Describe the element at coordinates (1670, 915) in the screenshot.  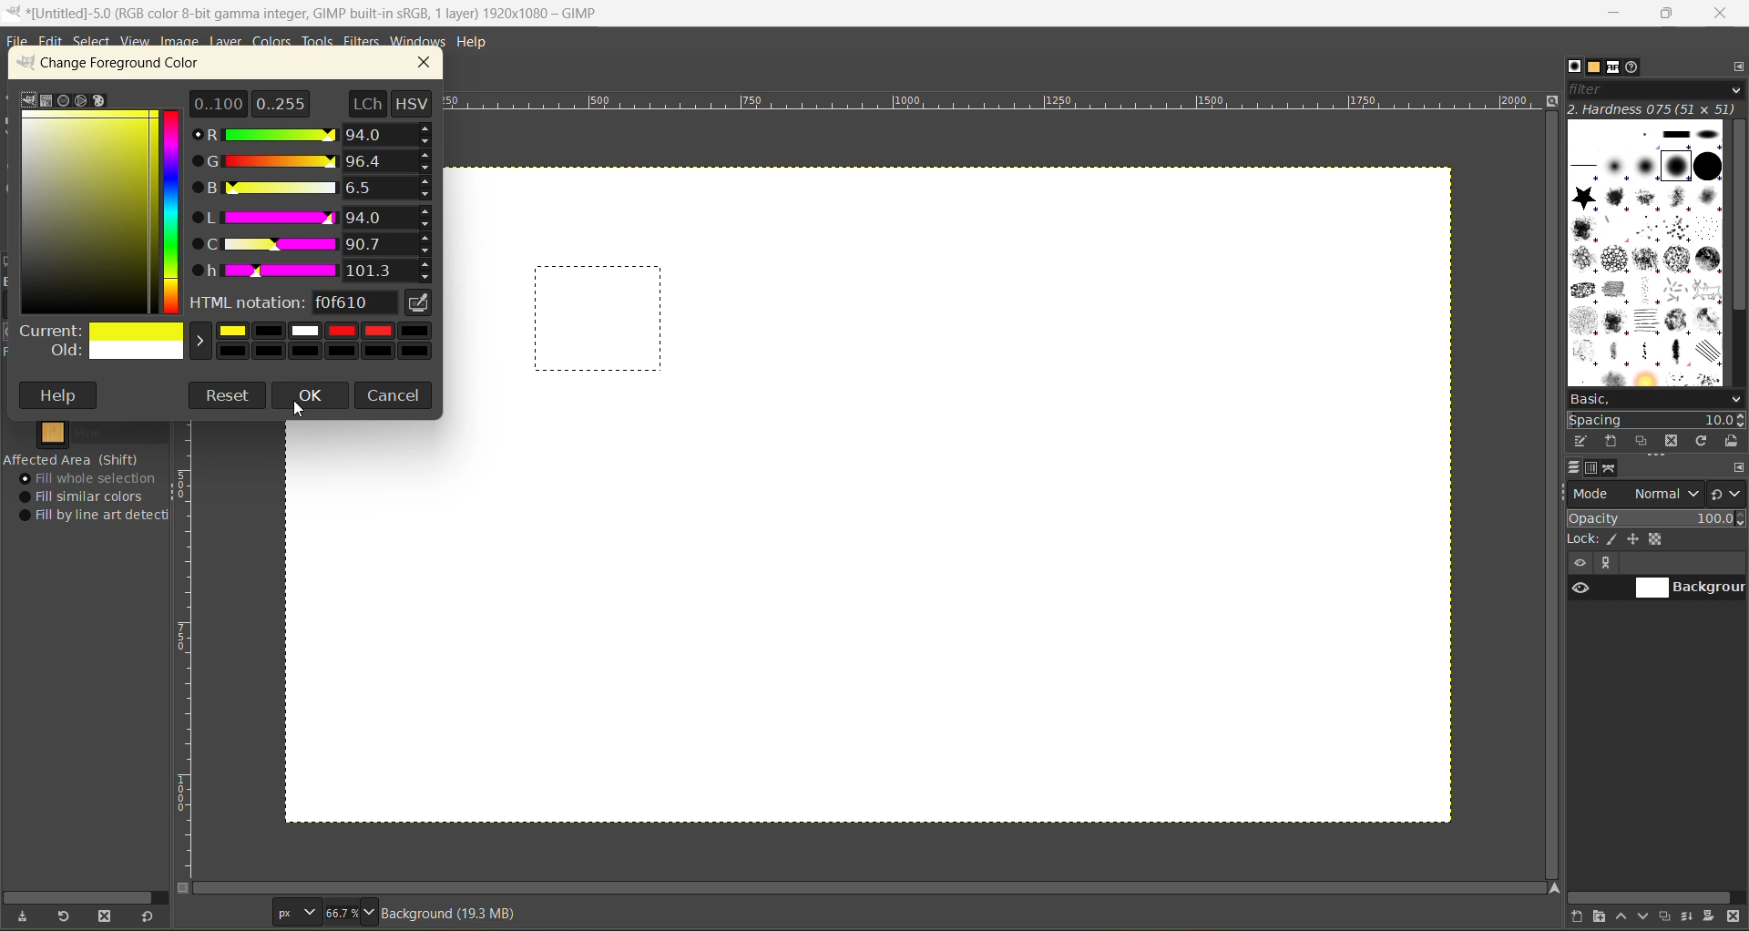
I see `create a duplicate layer` at that location.